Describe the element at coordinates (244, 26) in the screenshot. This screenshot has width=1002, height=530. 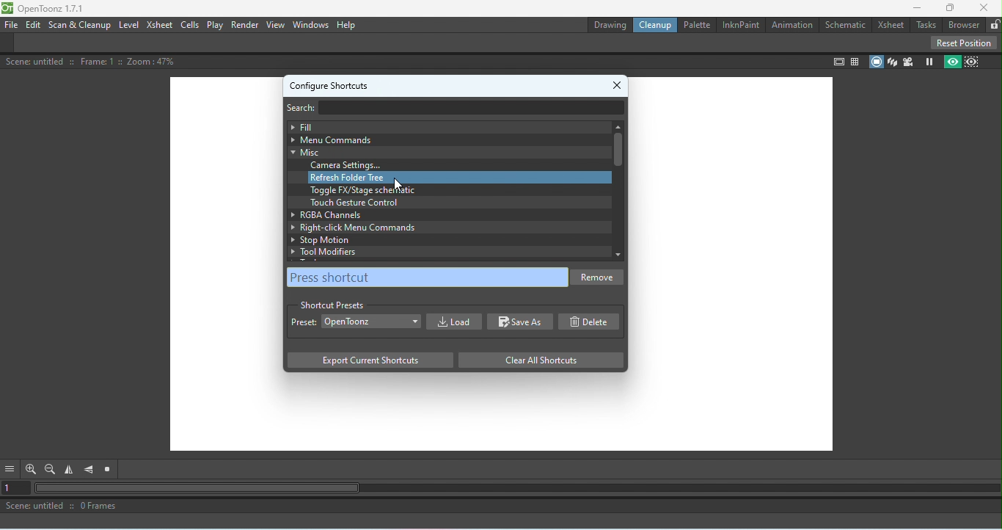
I see `Render` at that location.